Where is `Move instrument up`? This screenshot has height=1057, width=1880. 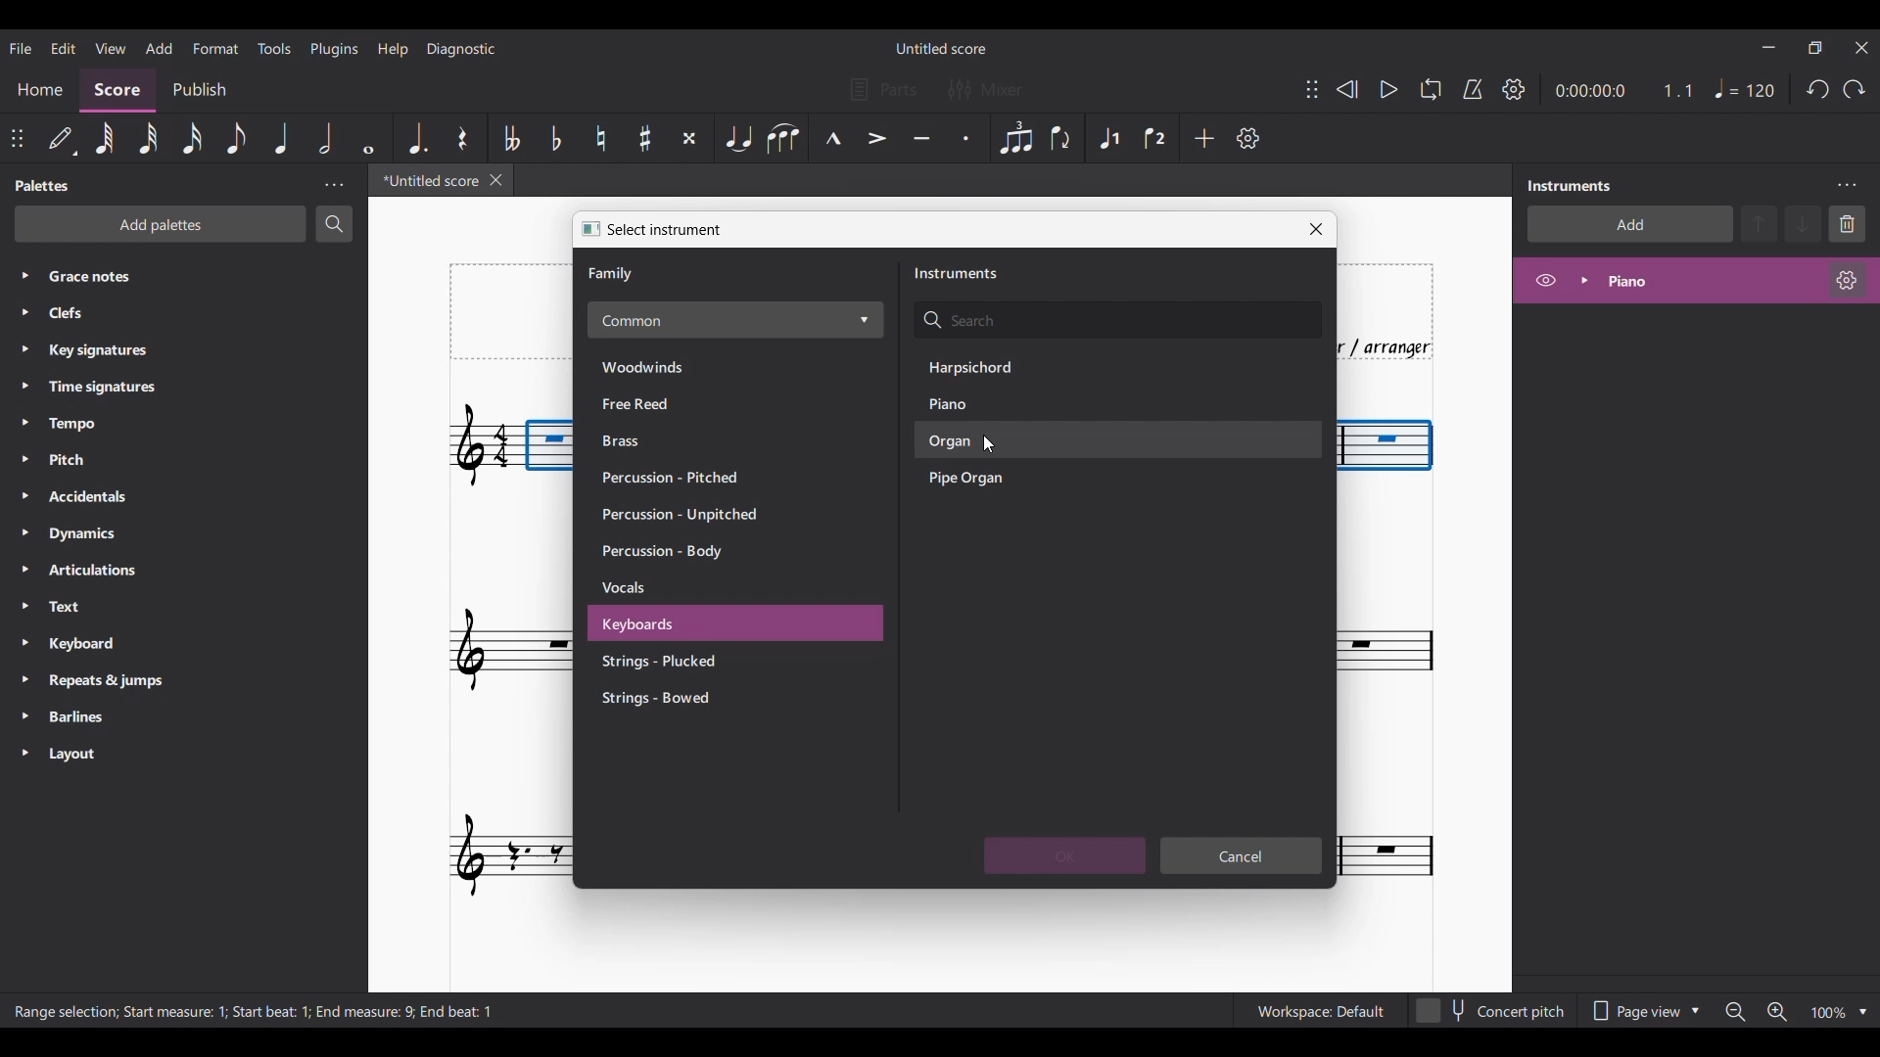 Move instrument up is located at coordinates (1760, 223).